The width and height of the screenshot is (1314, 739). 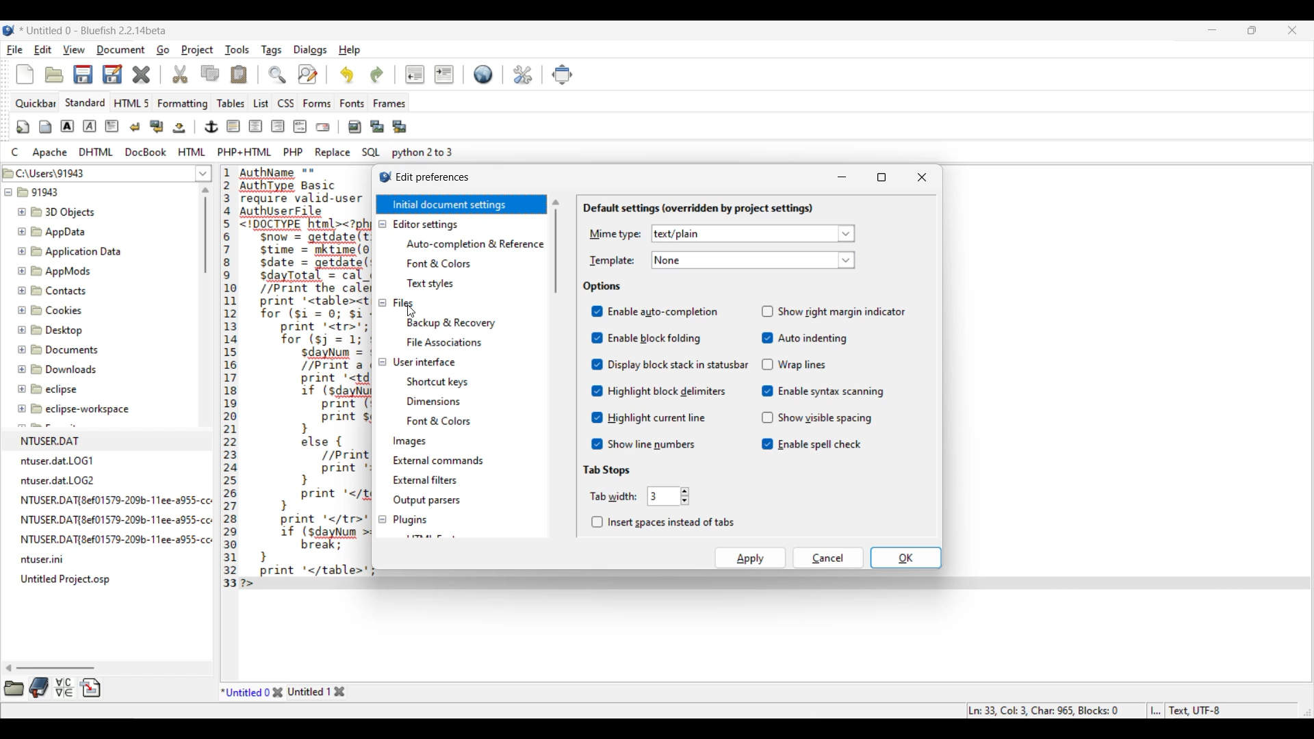 What do you see at coordinates (403, 303) in the screenshot?
I see `Files settings` at bounding box center [403, 303].